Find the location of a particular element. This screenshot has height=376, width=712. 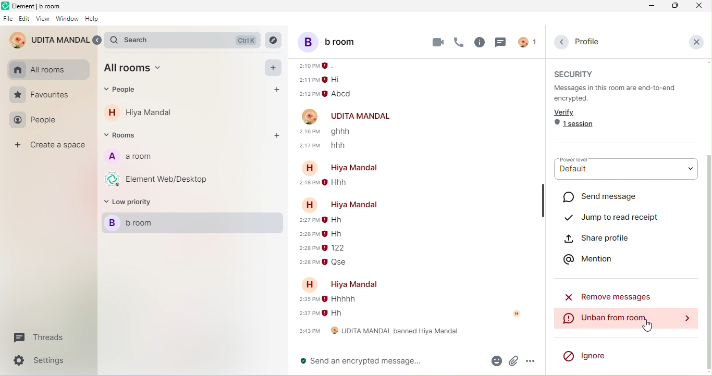

1 session is located at coordinates (576, 126).